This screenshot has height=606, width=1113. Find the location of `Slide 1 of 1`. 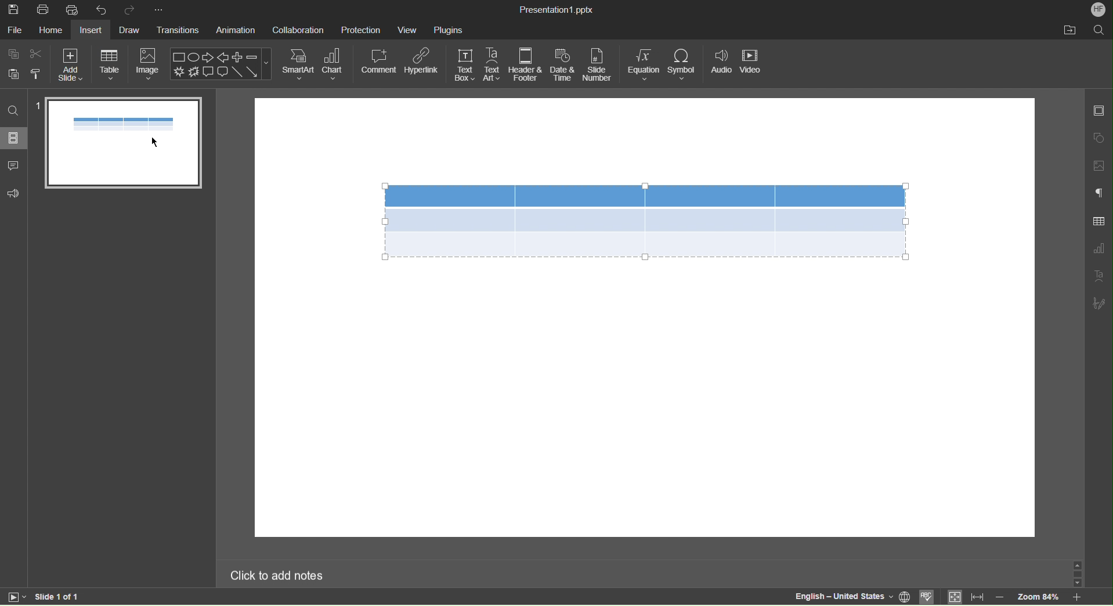

Slide 1 of 1 is located at coordinates (57, 596).